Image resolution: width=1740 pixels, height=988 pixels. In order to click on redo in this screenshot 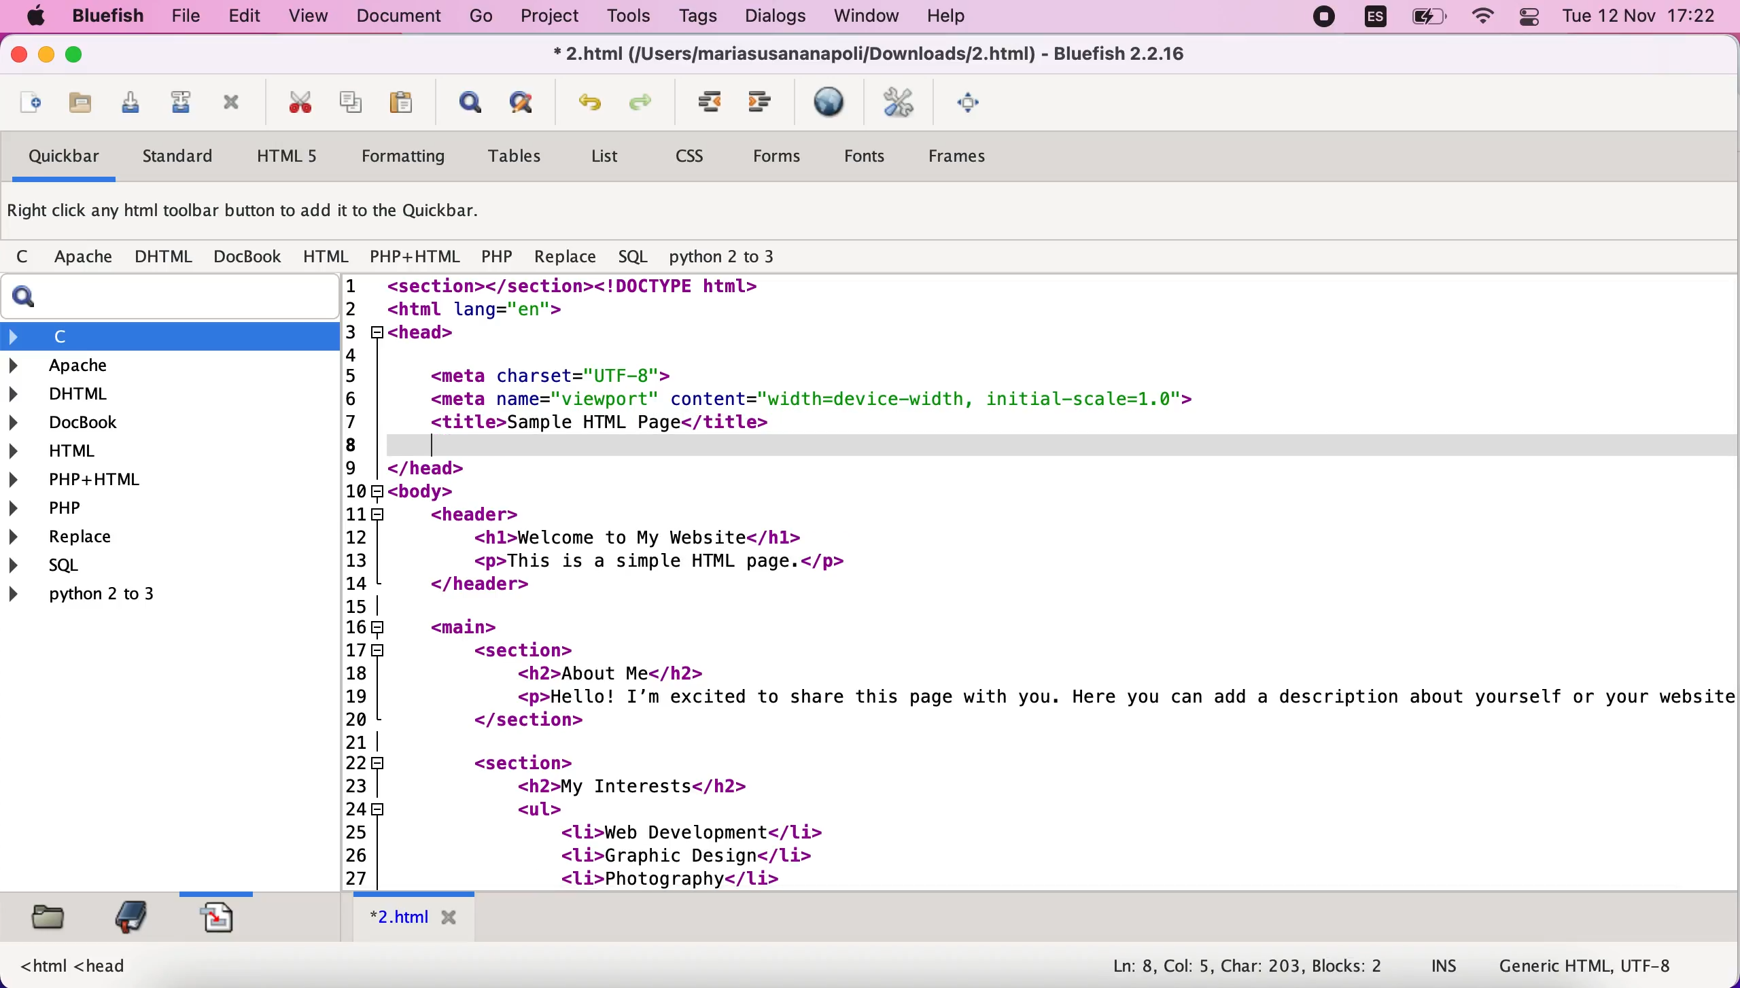, I will do `click(642, 103)`.